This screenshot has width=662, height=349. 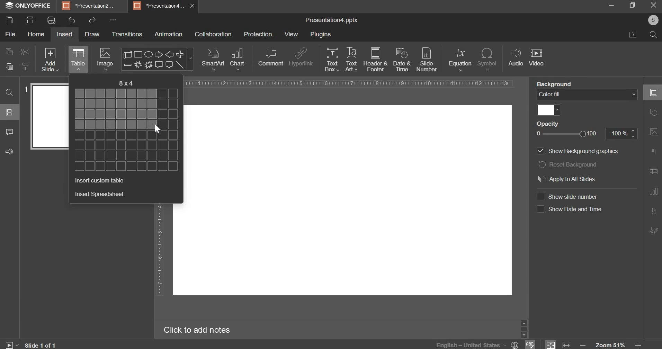 What do you see at coordinates (125, 83) in the screenshot?
I see `8x4` at bounding box center [125, 83].